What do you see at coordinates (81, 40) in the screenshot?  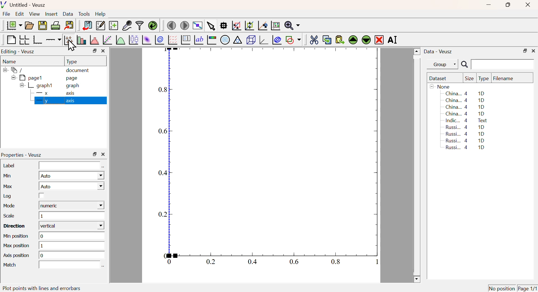 I see `Plot bar charts` at bounding box center [81, 40].